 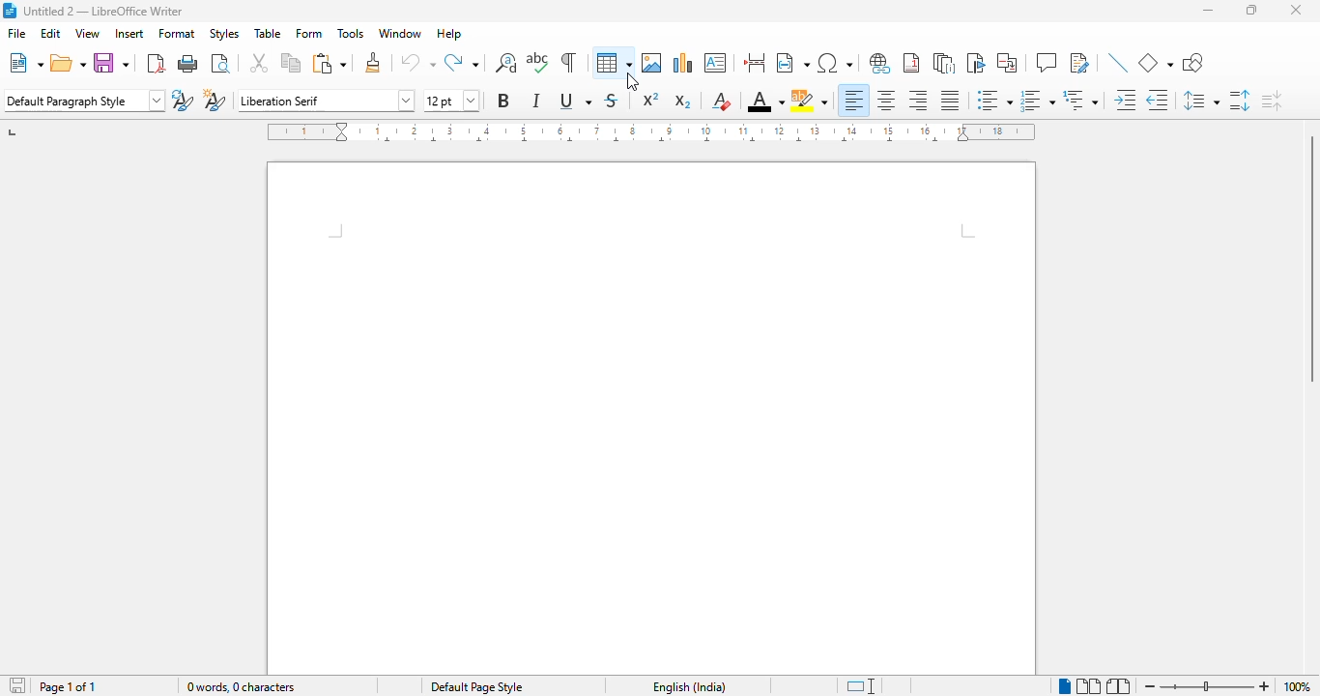 What do you see at coordinates (504, 101) in the screenshot?
I see `bold` at bounding box center [504, 101].